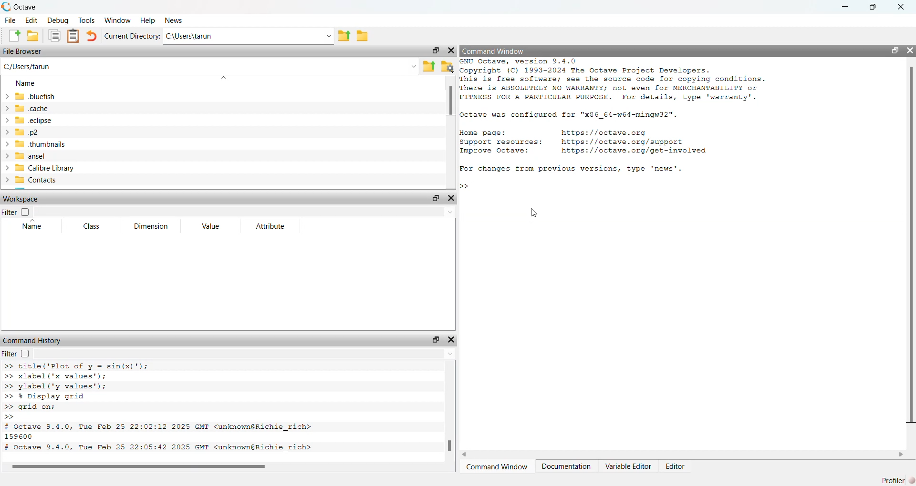 The width and height of the screenshot is (916, 486). What do you see at coordinates (901, 455) in the screenshot?
I see `scroll right` at bounding box center [901, 455].